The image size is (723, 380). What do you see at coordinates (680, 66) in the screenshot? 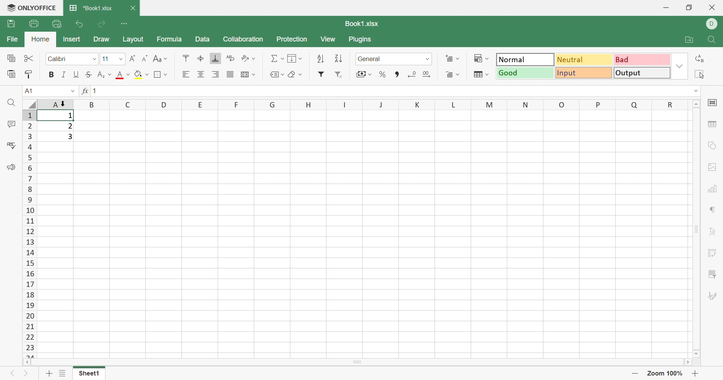
I see `Drop down` at bounding box center [680, 66].